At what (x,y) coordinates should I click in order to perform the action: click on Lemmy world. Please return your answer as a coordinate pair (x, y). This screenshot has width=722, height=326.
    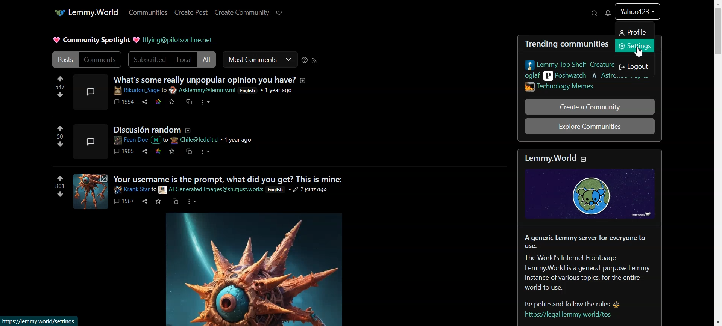
    Looking at the image, I should click on (593, 185).